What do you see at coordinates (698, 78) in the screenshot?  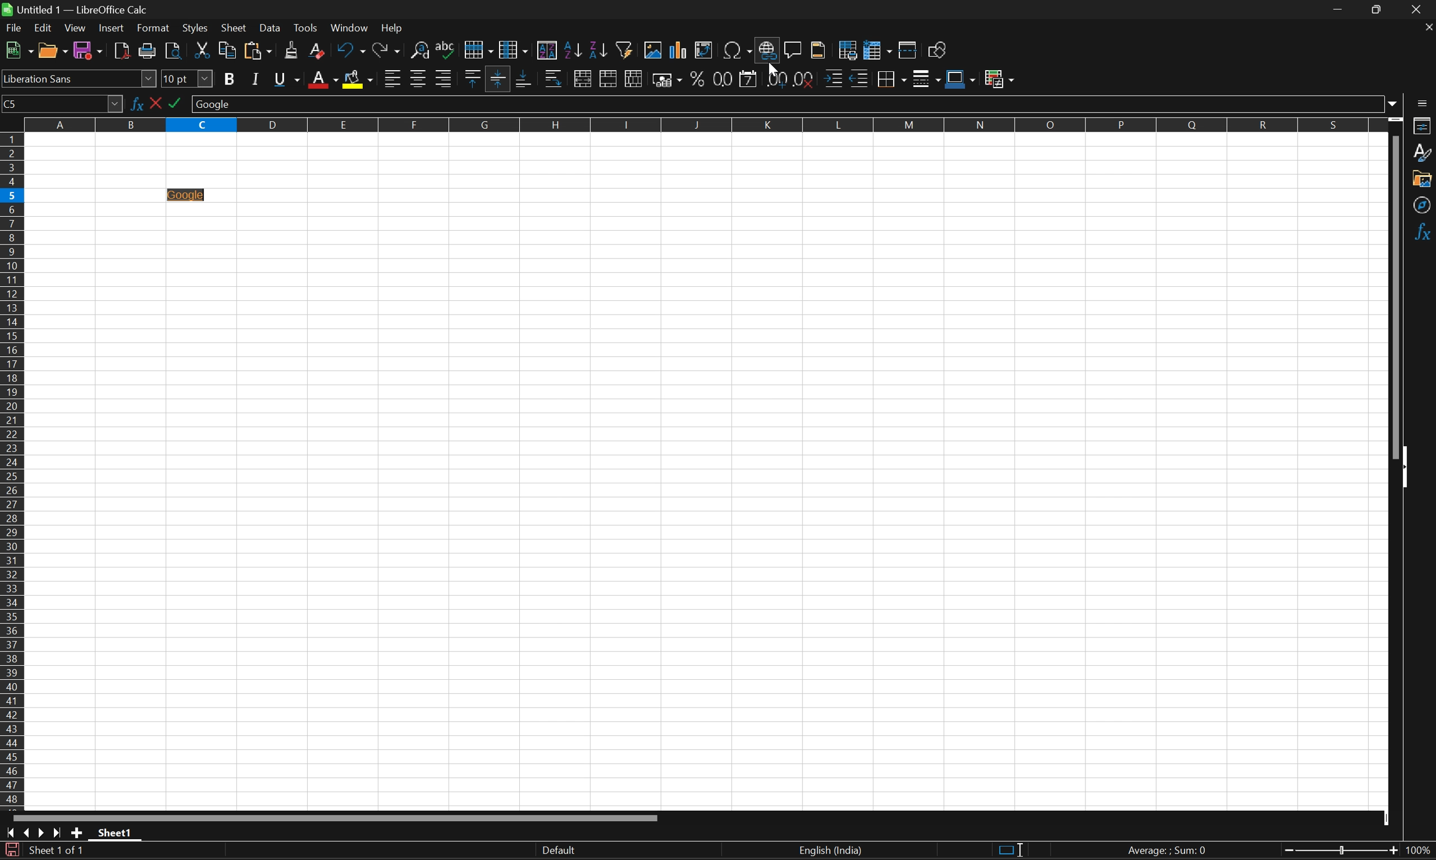 I see `Format as percent` at bounding box center [698, 78].